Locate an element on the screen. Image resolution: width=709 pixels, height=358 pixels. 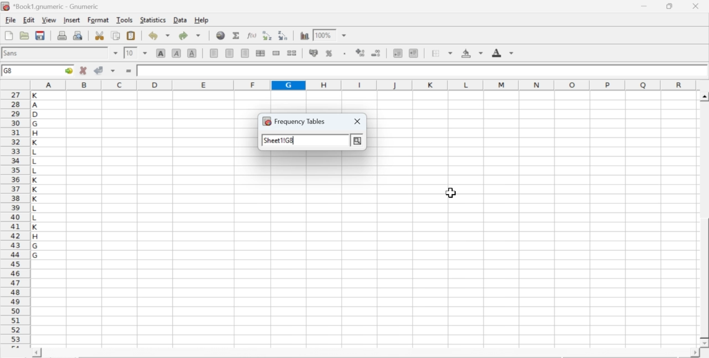
undo is located at coordinates (158, 36).